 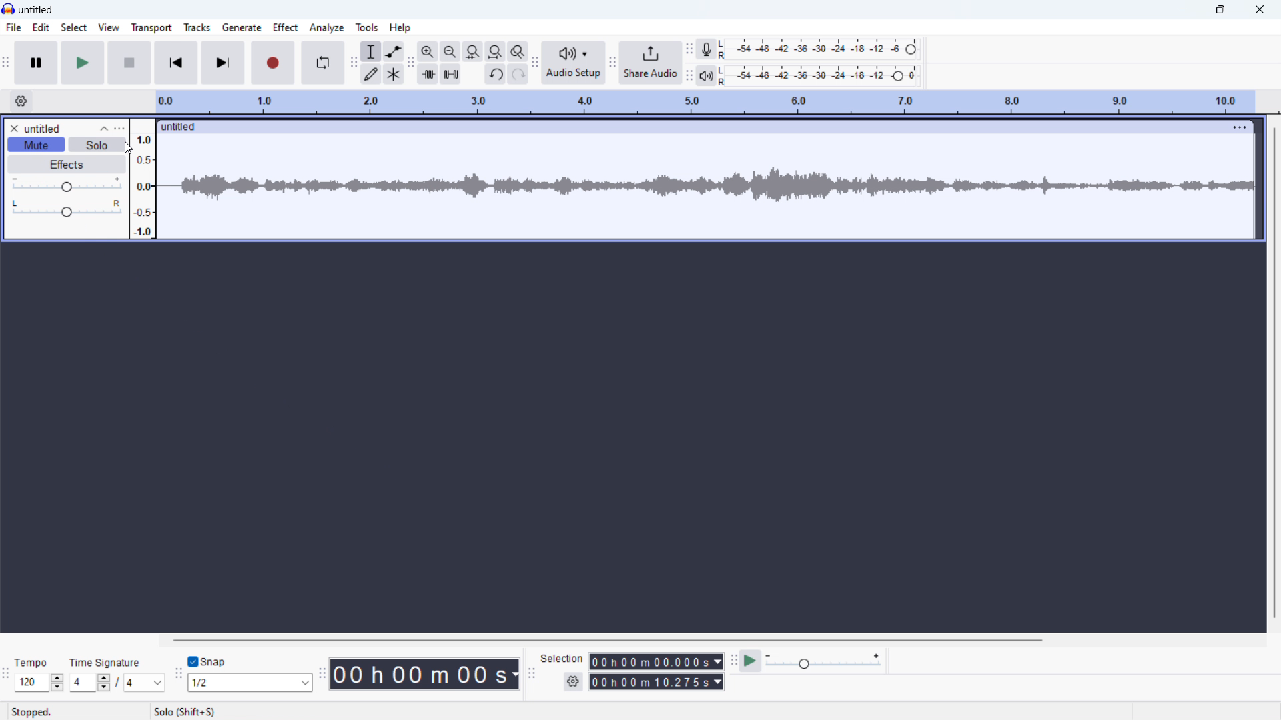 What do you see at coordinates (143, 179) in the screenshot?
I see `amplitude` at bounding box center [143, 179].